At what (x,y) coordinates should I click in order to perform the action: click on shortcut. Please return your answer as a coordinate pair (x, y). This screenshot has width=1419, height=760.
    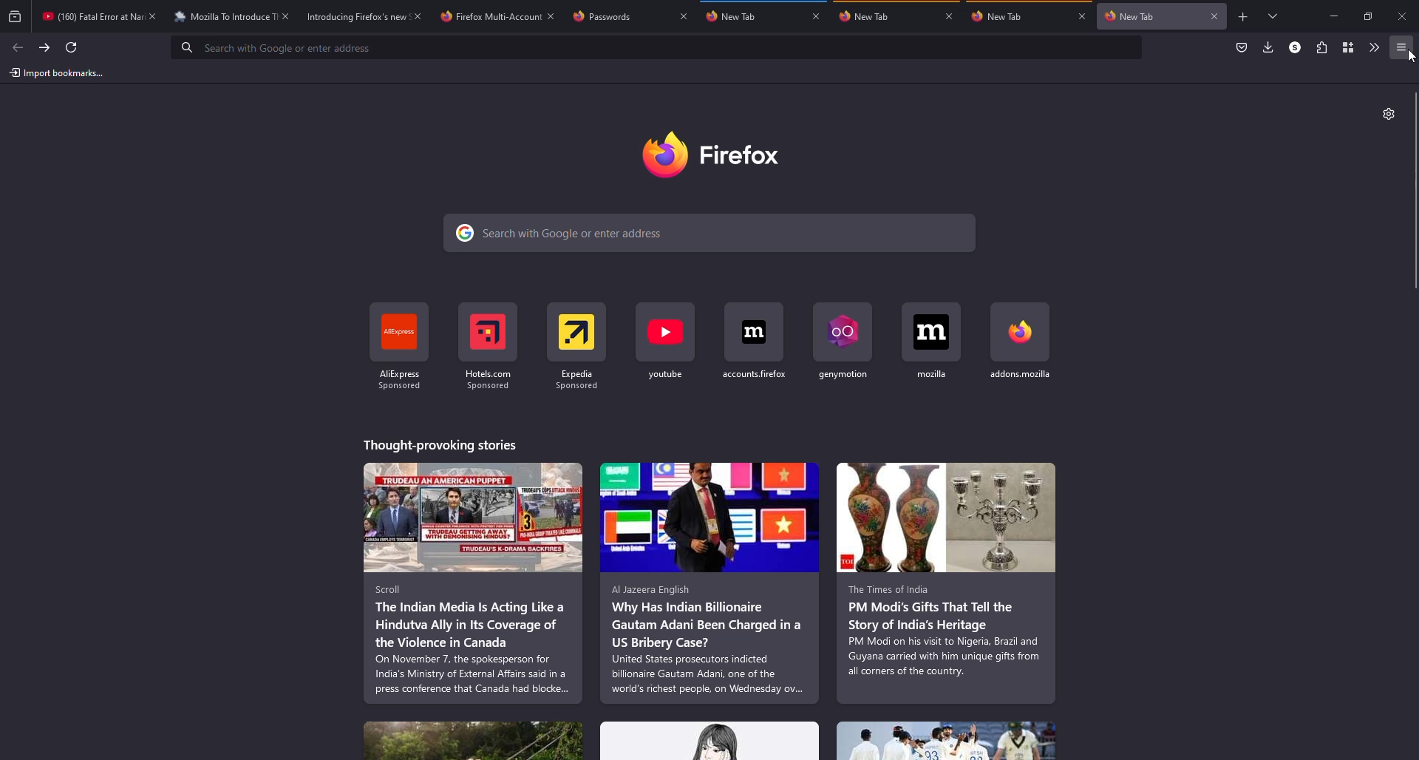
    Looking at the image, I should click on (666, 345).